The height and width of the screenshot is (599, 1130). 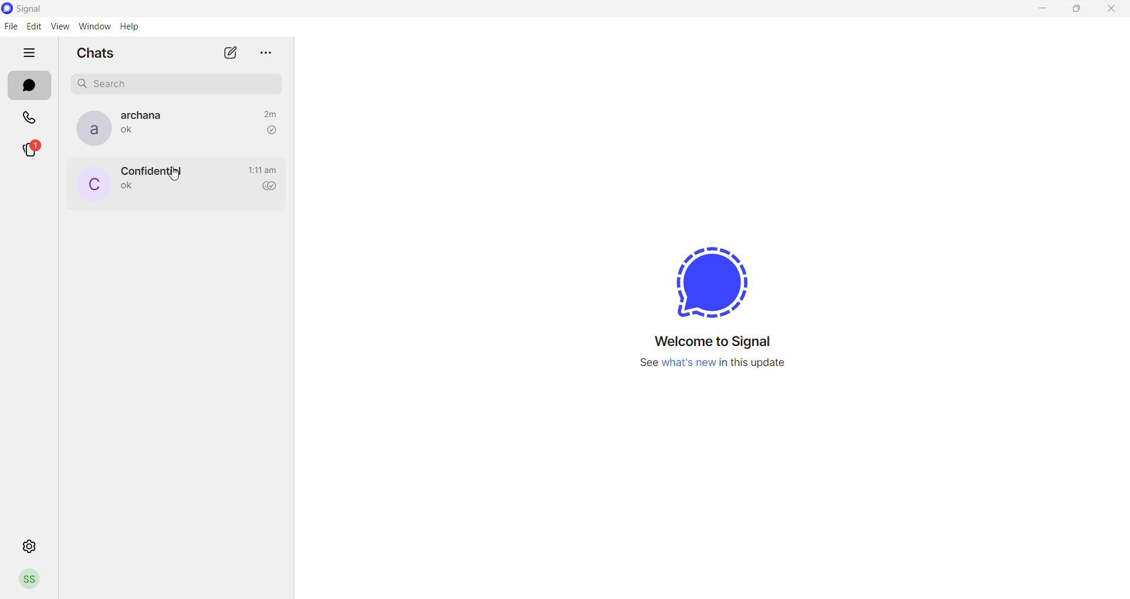 I want to click on read recipient, so click(x=273, y=187).